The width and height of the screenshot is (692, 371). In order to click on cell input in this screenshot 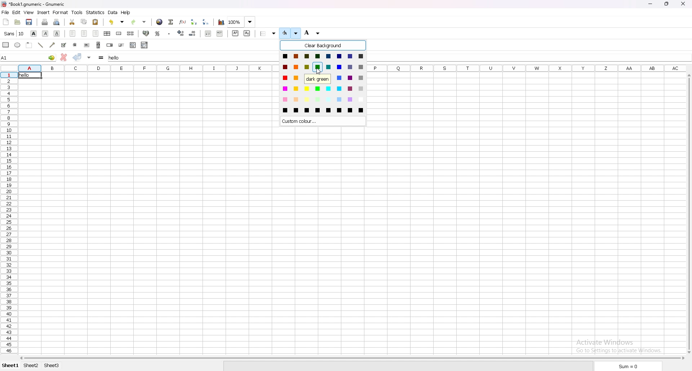, I will do `click(529, 57)`.